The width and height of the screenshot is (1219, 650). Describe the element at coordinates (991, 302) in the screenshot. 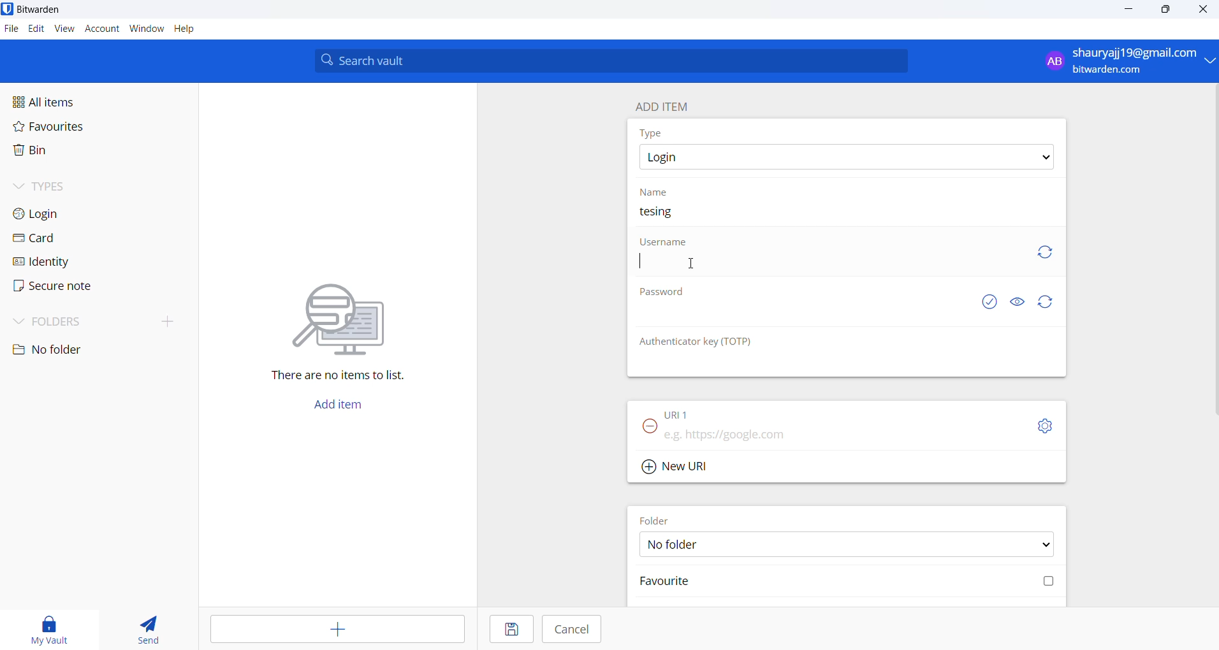

I see `check if password is exposed or not` at that location.